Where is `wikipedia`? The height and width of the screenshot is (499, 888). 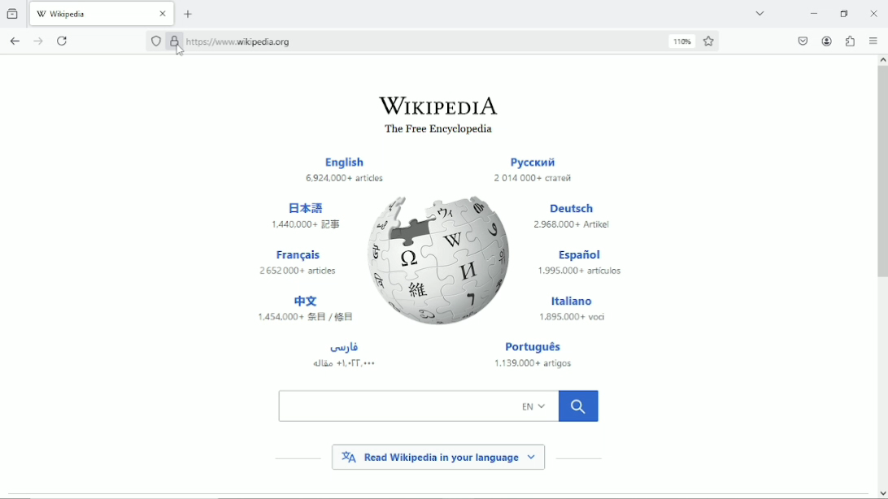 wikipedia is located at coordinates (437, 105).